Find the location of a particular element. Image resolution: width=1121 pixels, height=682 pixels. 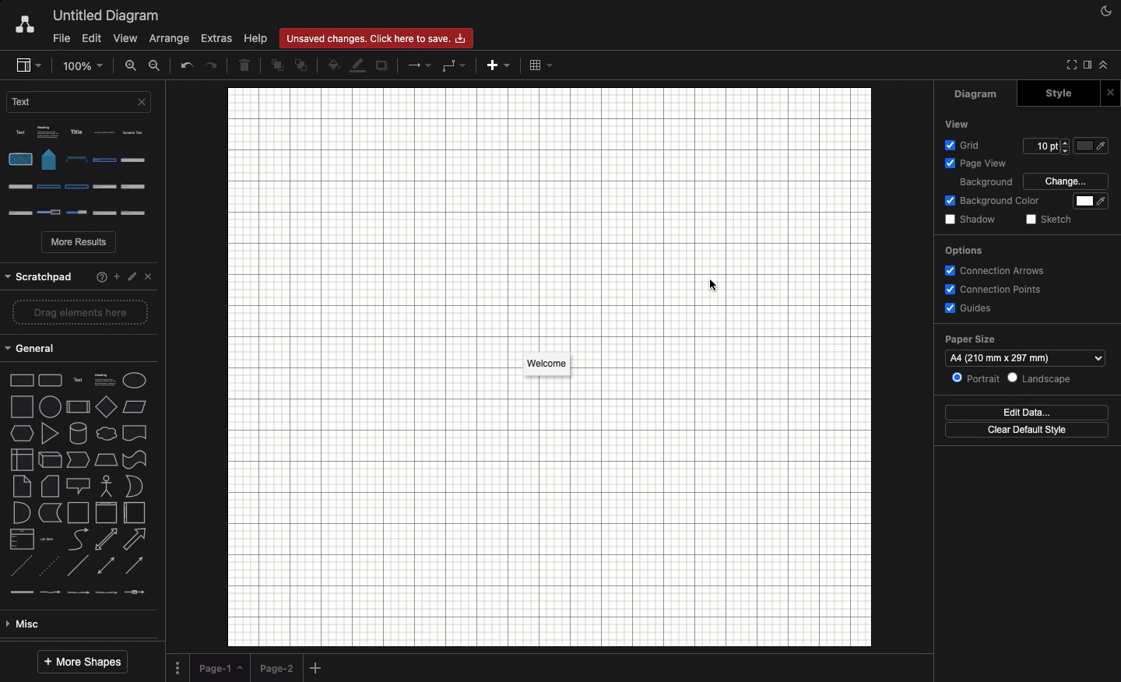

To front is located at coordinates (276, 68).